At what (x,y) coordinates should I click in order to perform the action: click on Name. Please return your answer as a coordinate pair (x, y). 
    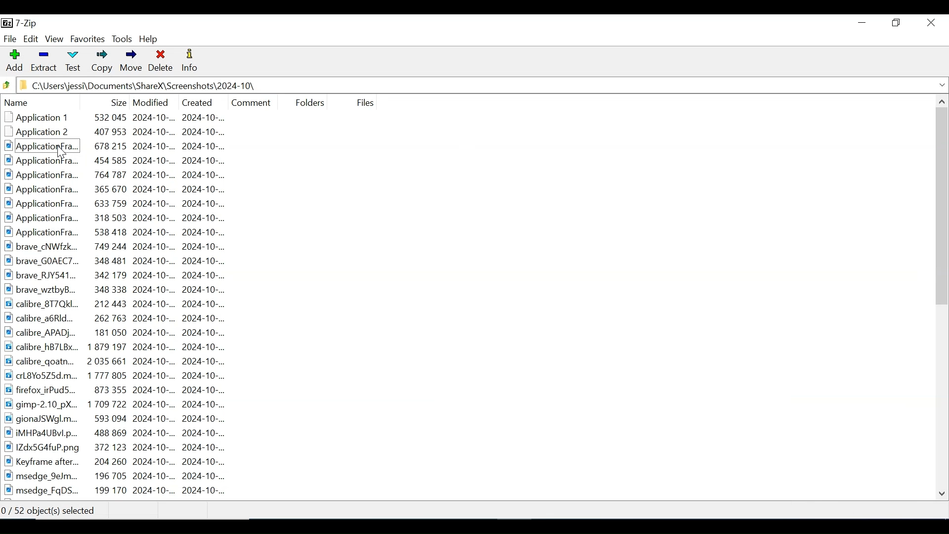
    Looking at the image, I should click on (50, 102).